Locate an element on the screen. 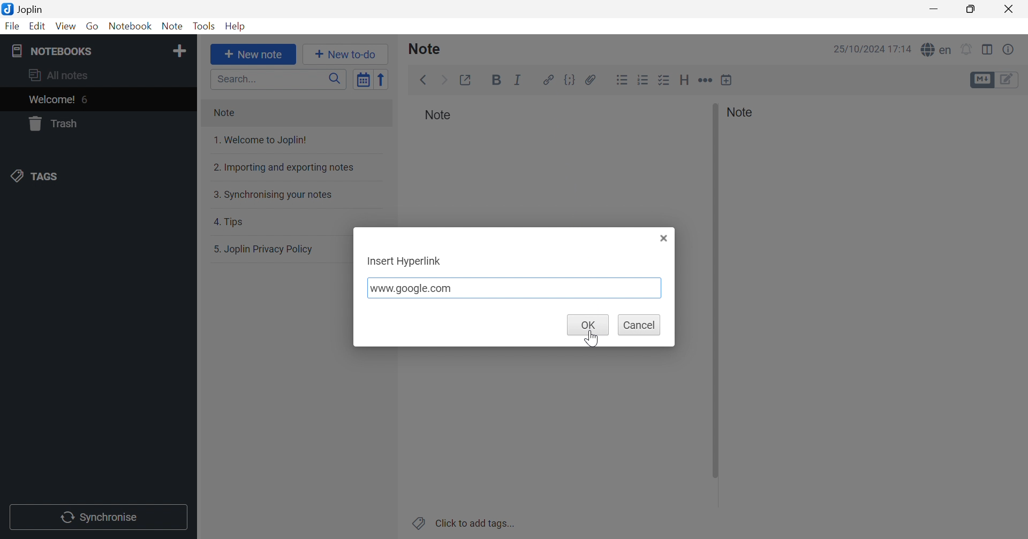 The image size is (1028, 539). Add new notebook is located at coordinates (180, 52).